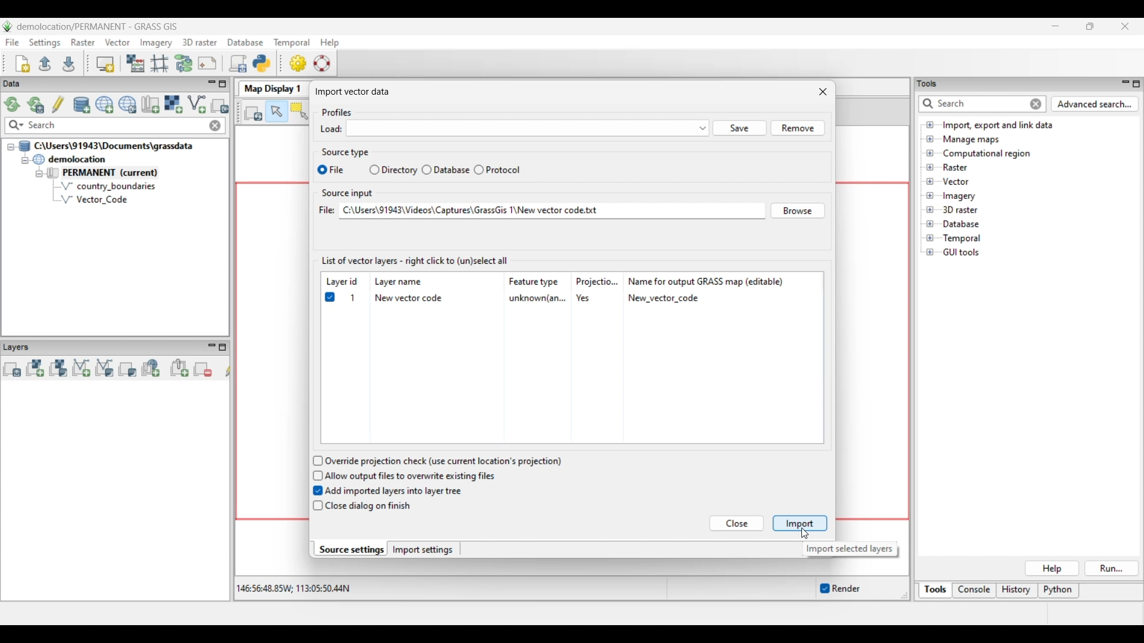  What do you see at coordinates (322, 63) in the screenshot?
I see `GRASS manual` at bounding box center [322, 63].